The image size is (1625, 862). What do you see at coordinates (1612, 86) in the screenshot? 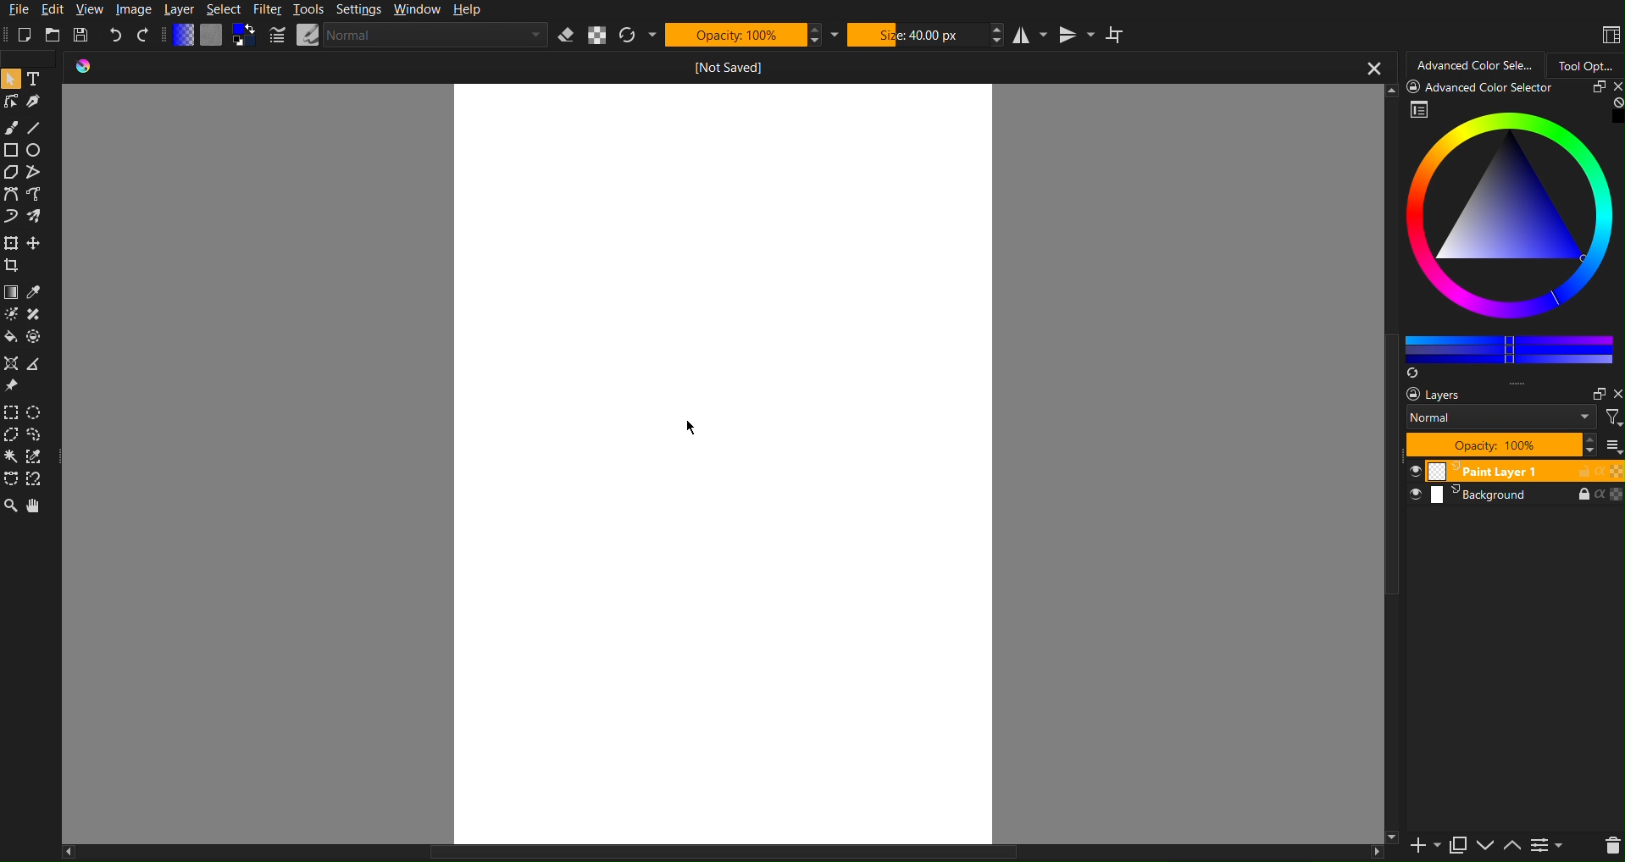
I see `close` at bounding box center [1612, 86].